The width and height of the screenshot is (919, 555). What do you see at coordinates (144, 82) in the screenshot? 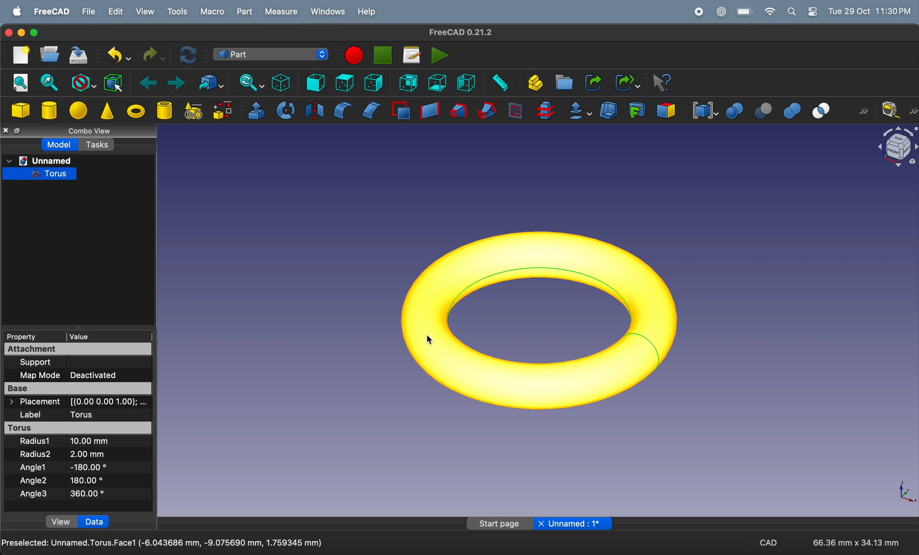
I see `backward` at bounding box center [144, 82].